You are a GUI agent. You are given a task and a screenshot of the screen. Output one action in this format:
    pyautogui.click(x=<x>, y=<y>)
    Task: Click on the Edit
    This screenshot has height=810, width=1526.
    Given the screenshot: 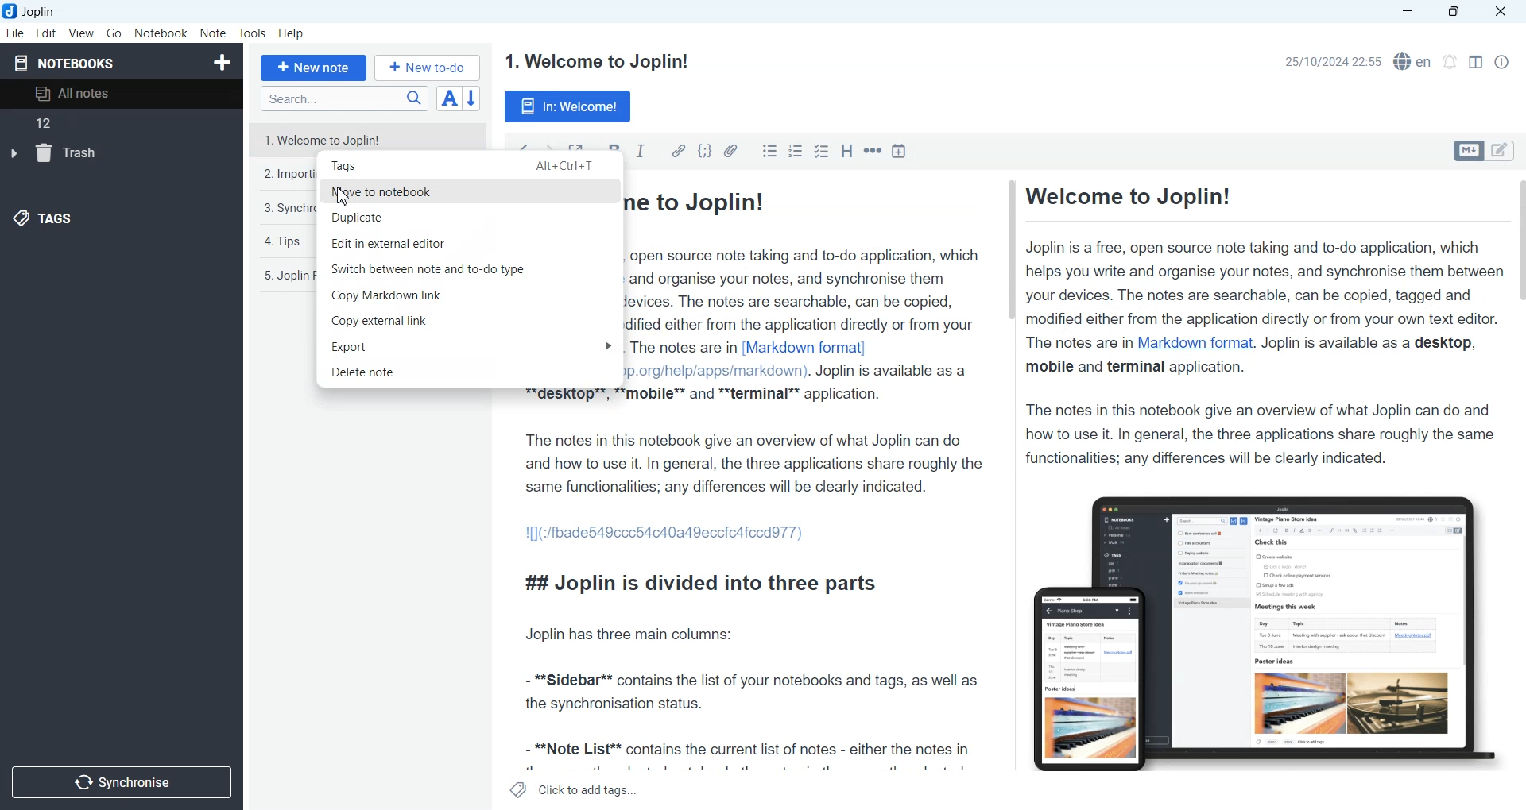 What is the action you would take?
    pyautogui.click(x=46, y=33)
    